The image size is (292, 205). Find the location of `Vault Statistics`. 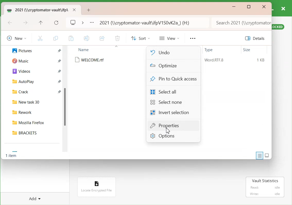

Vault Statistics is located at coordinates (264, 180).